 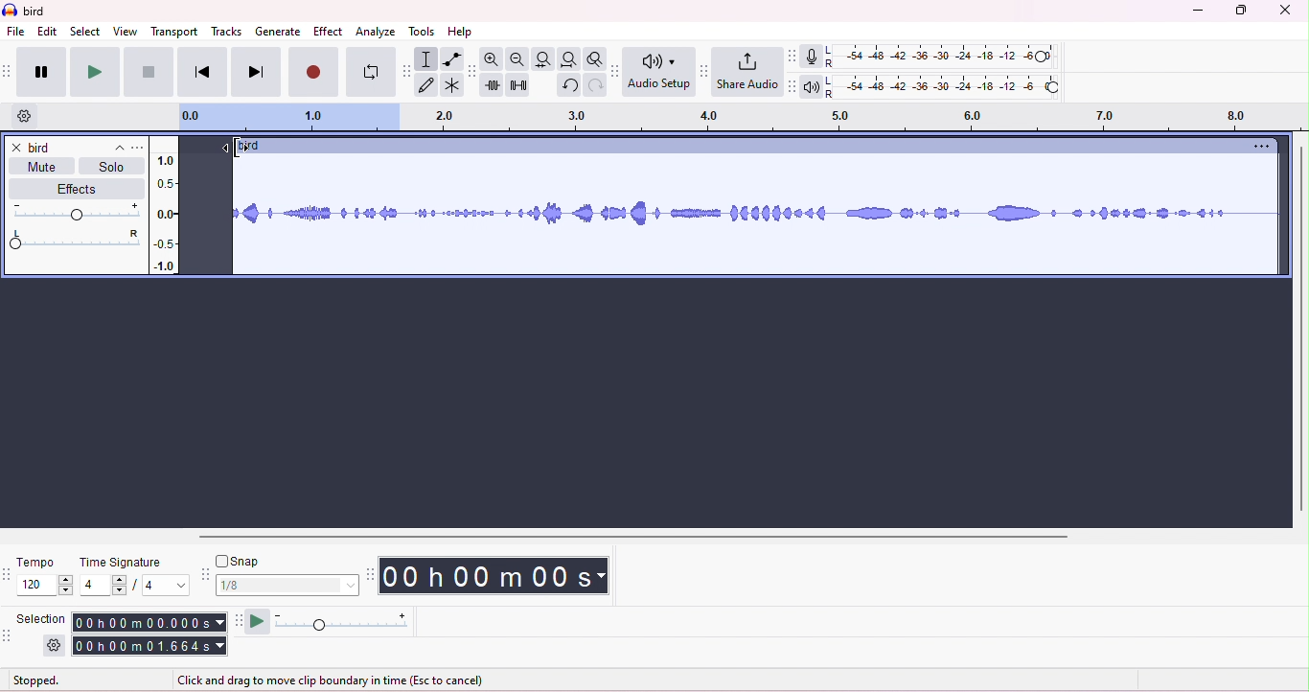 What do you see at coordinates (133, 587) in the screenshot?
I see `select time signature` at bounding box center [133, 587].